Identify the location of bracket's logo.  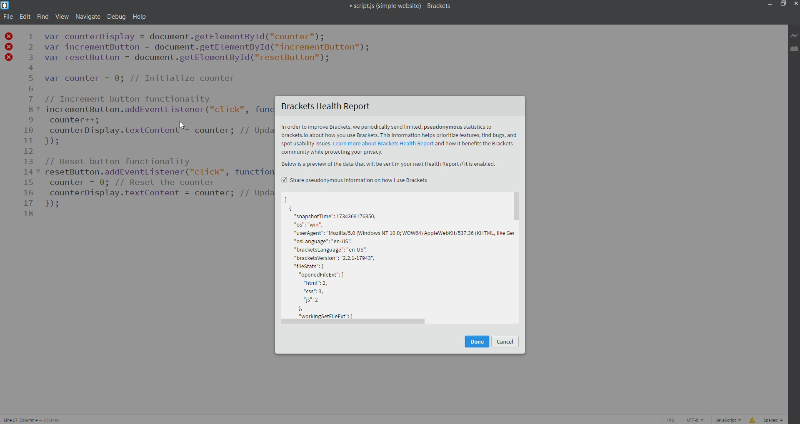
(5, 5).